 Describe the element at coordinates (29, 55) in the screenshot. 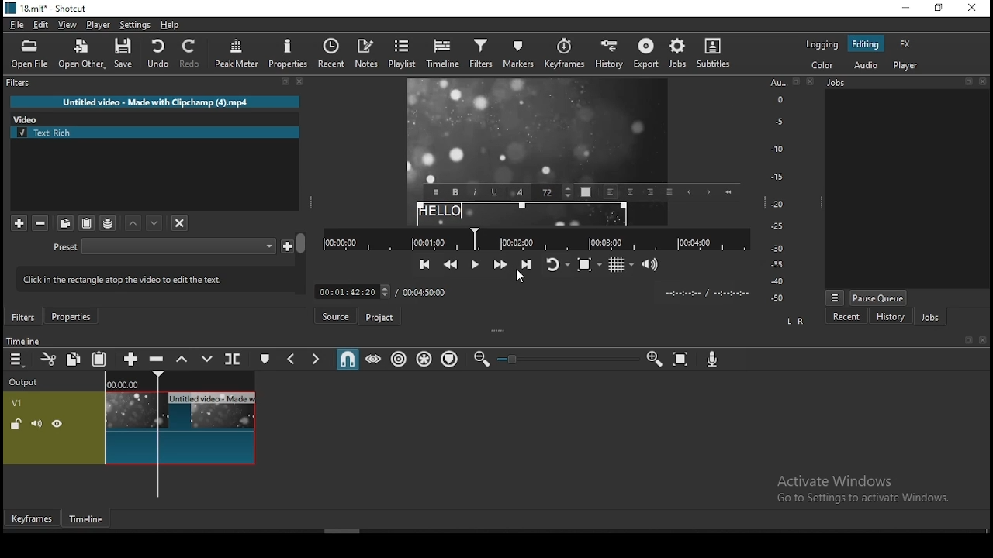

I see `open file` at that location.